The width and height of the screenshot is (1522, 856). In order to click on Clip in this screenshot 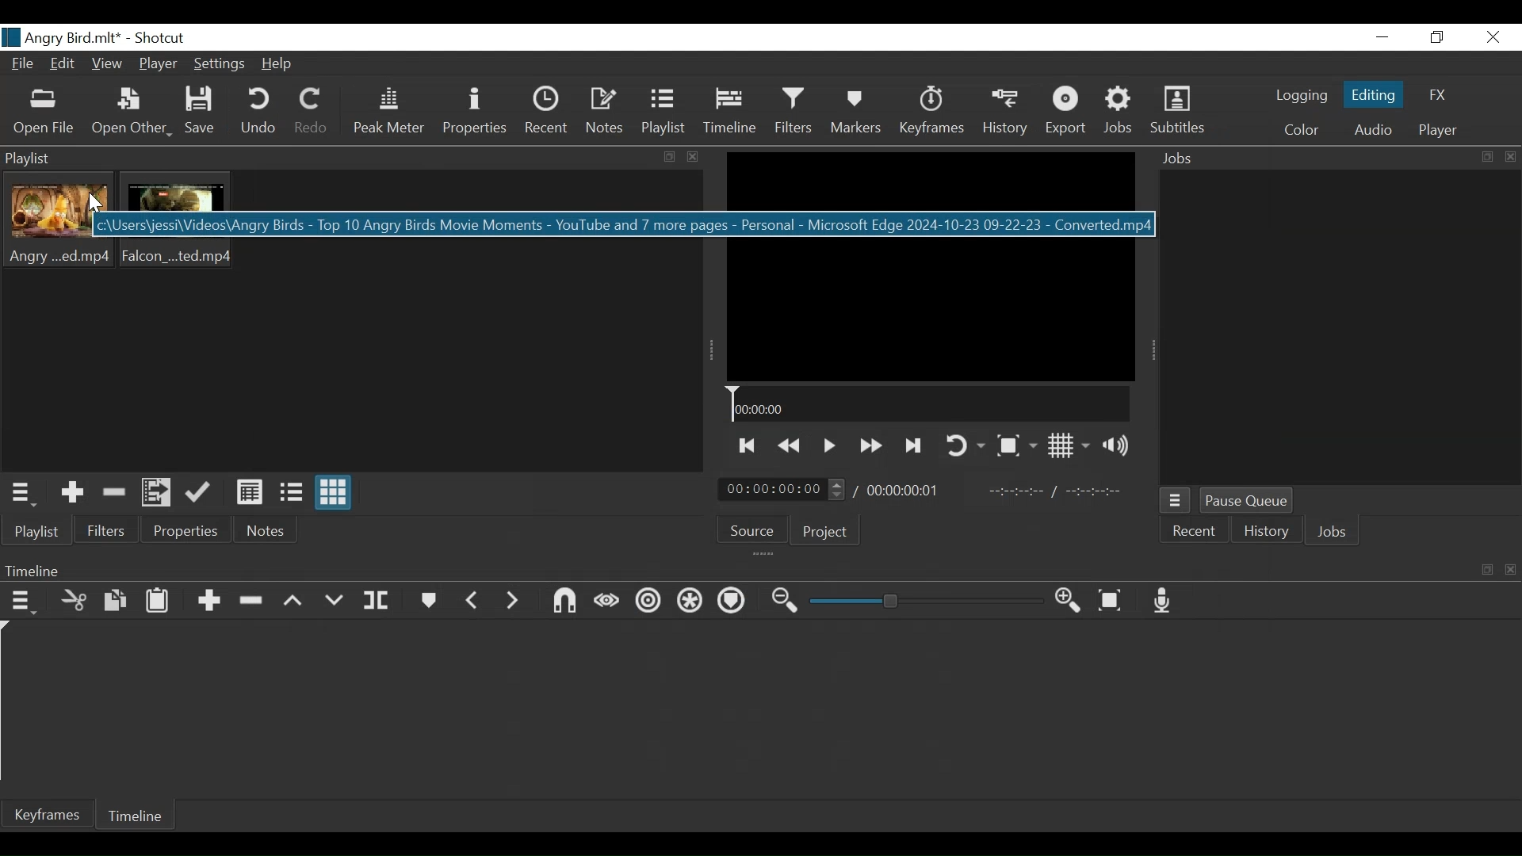, I will do `click(180, 221)`.